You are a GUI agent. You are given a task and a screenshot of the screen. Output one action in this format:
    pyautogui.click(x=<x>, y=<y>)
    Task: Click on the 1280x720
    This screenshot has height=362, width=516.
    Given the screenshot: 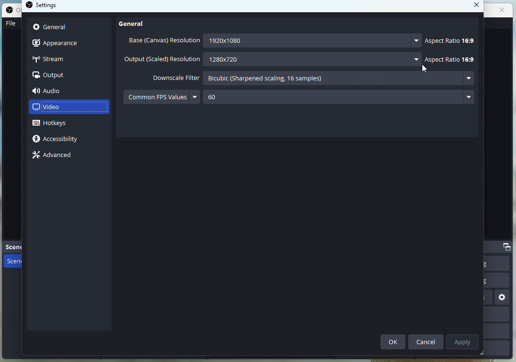 What is the action you would take?
    pyautogui.click(x=308, y=59)
    